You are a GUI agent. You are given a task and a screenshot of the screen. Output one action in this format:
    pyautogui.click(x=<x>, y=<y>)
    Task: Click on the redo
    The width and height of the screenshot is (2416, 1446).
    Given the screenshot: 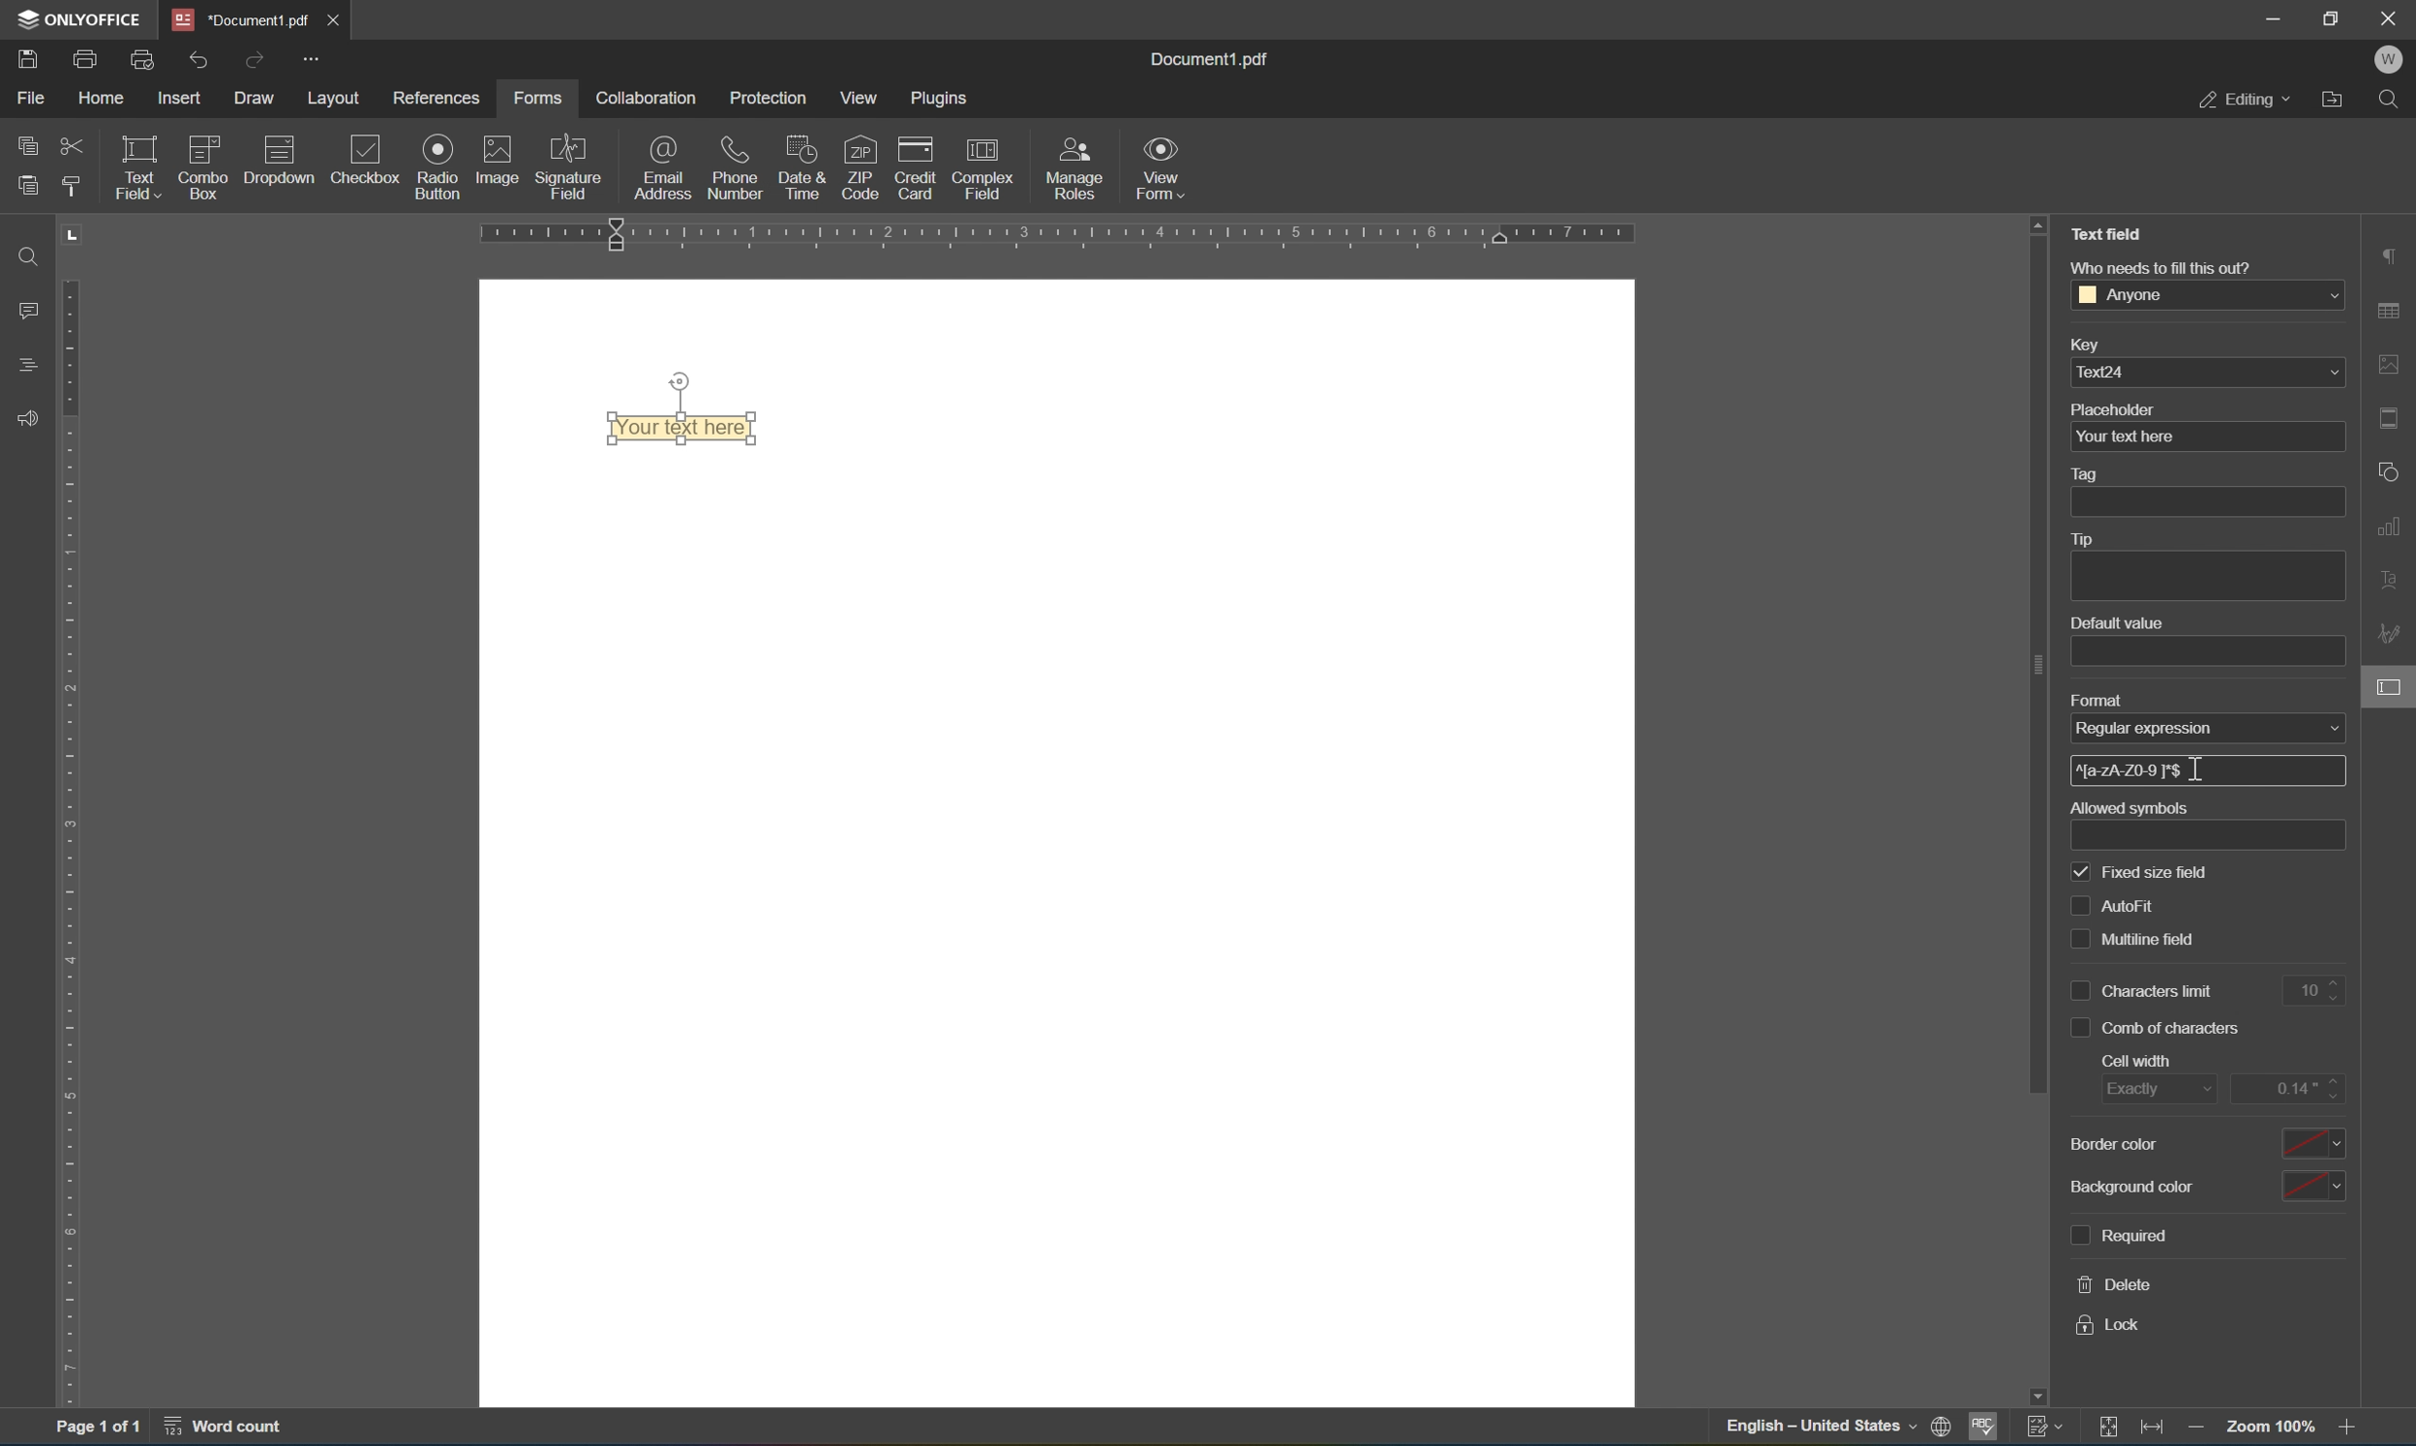 What is the action you would take?
    pyautogui.click(x=258, y=59)
    